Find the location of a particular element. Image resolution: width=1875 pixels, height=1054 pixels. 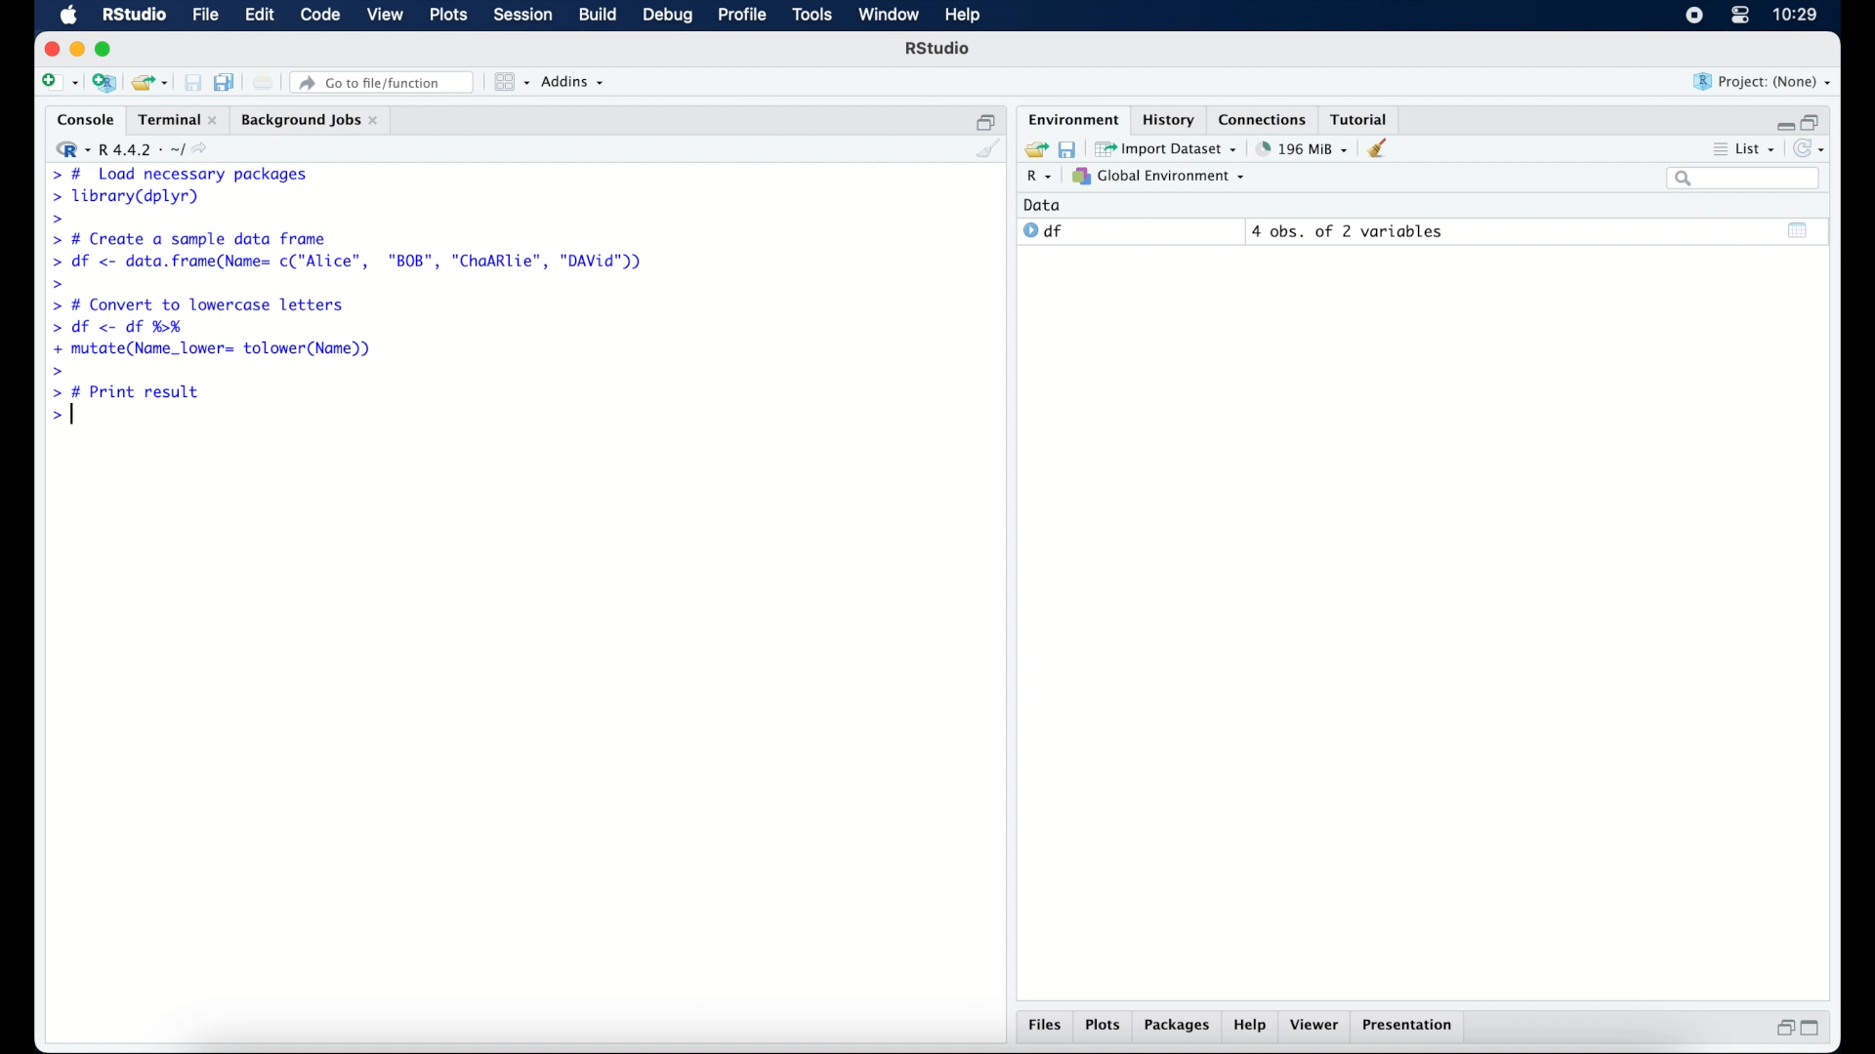

file is located at coordinates (203, 16).